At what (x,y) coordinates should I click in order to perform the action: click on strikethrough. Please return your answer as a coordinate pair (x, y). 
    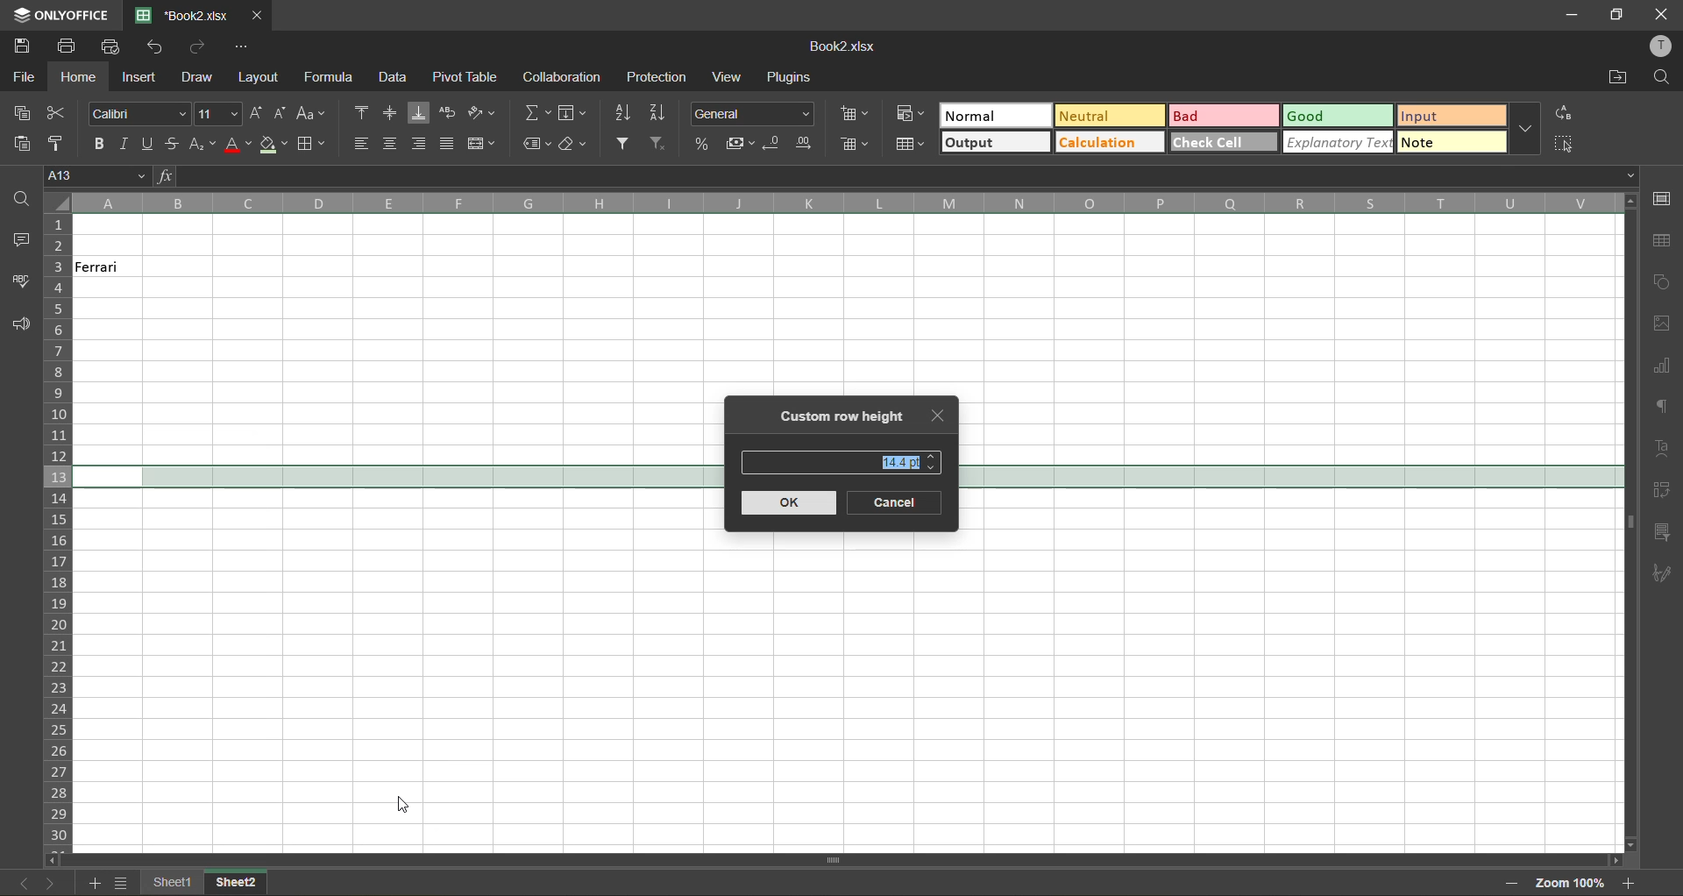
    Looking at the image, I should click on (169, 143).